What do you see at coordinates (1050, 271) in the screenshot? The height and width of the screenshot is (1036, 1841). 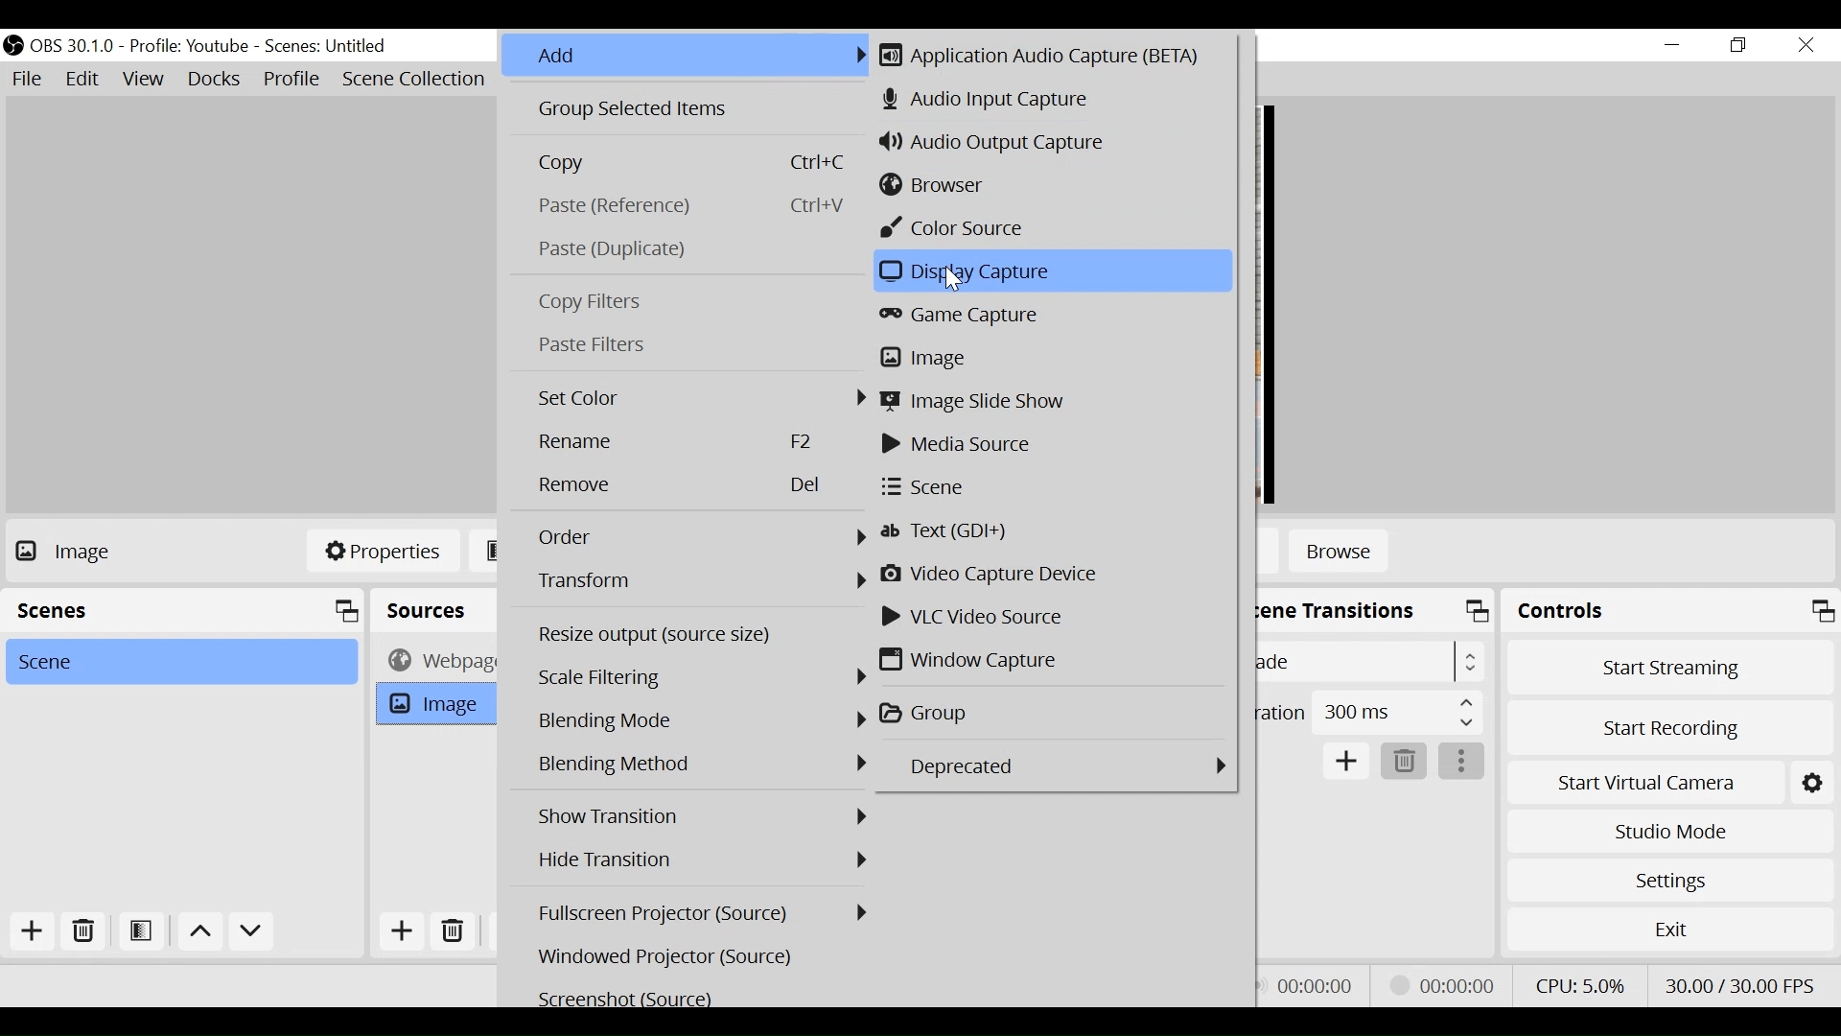 I see `Display Capture` at bounding box center [1050, 271].